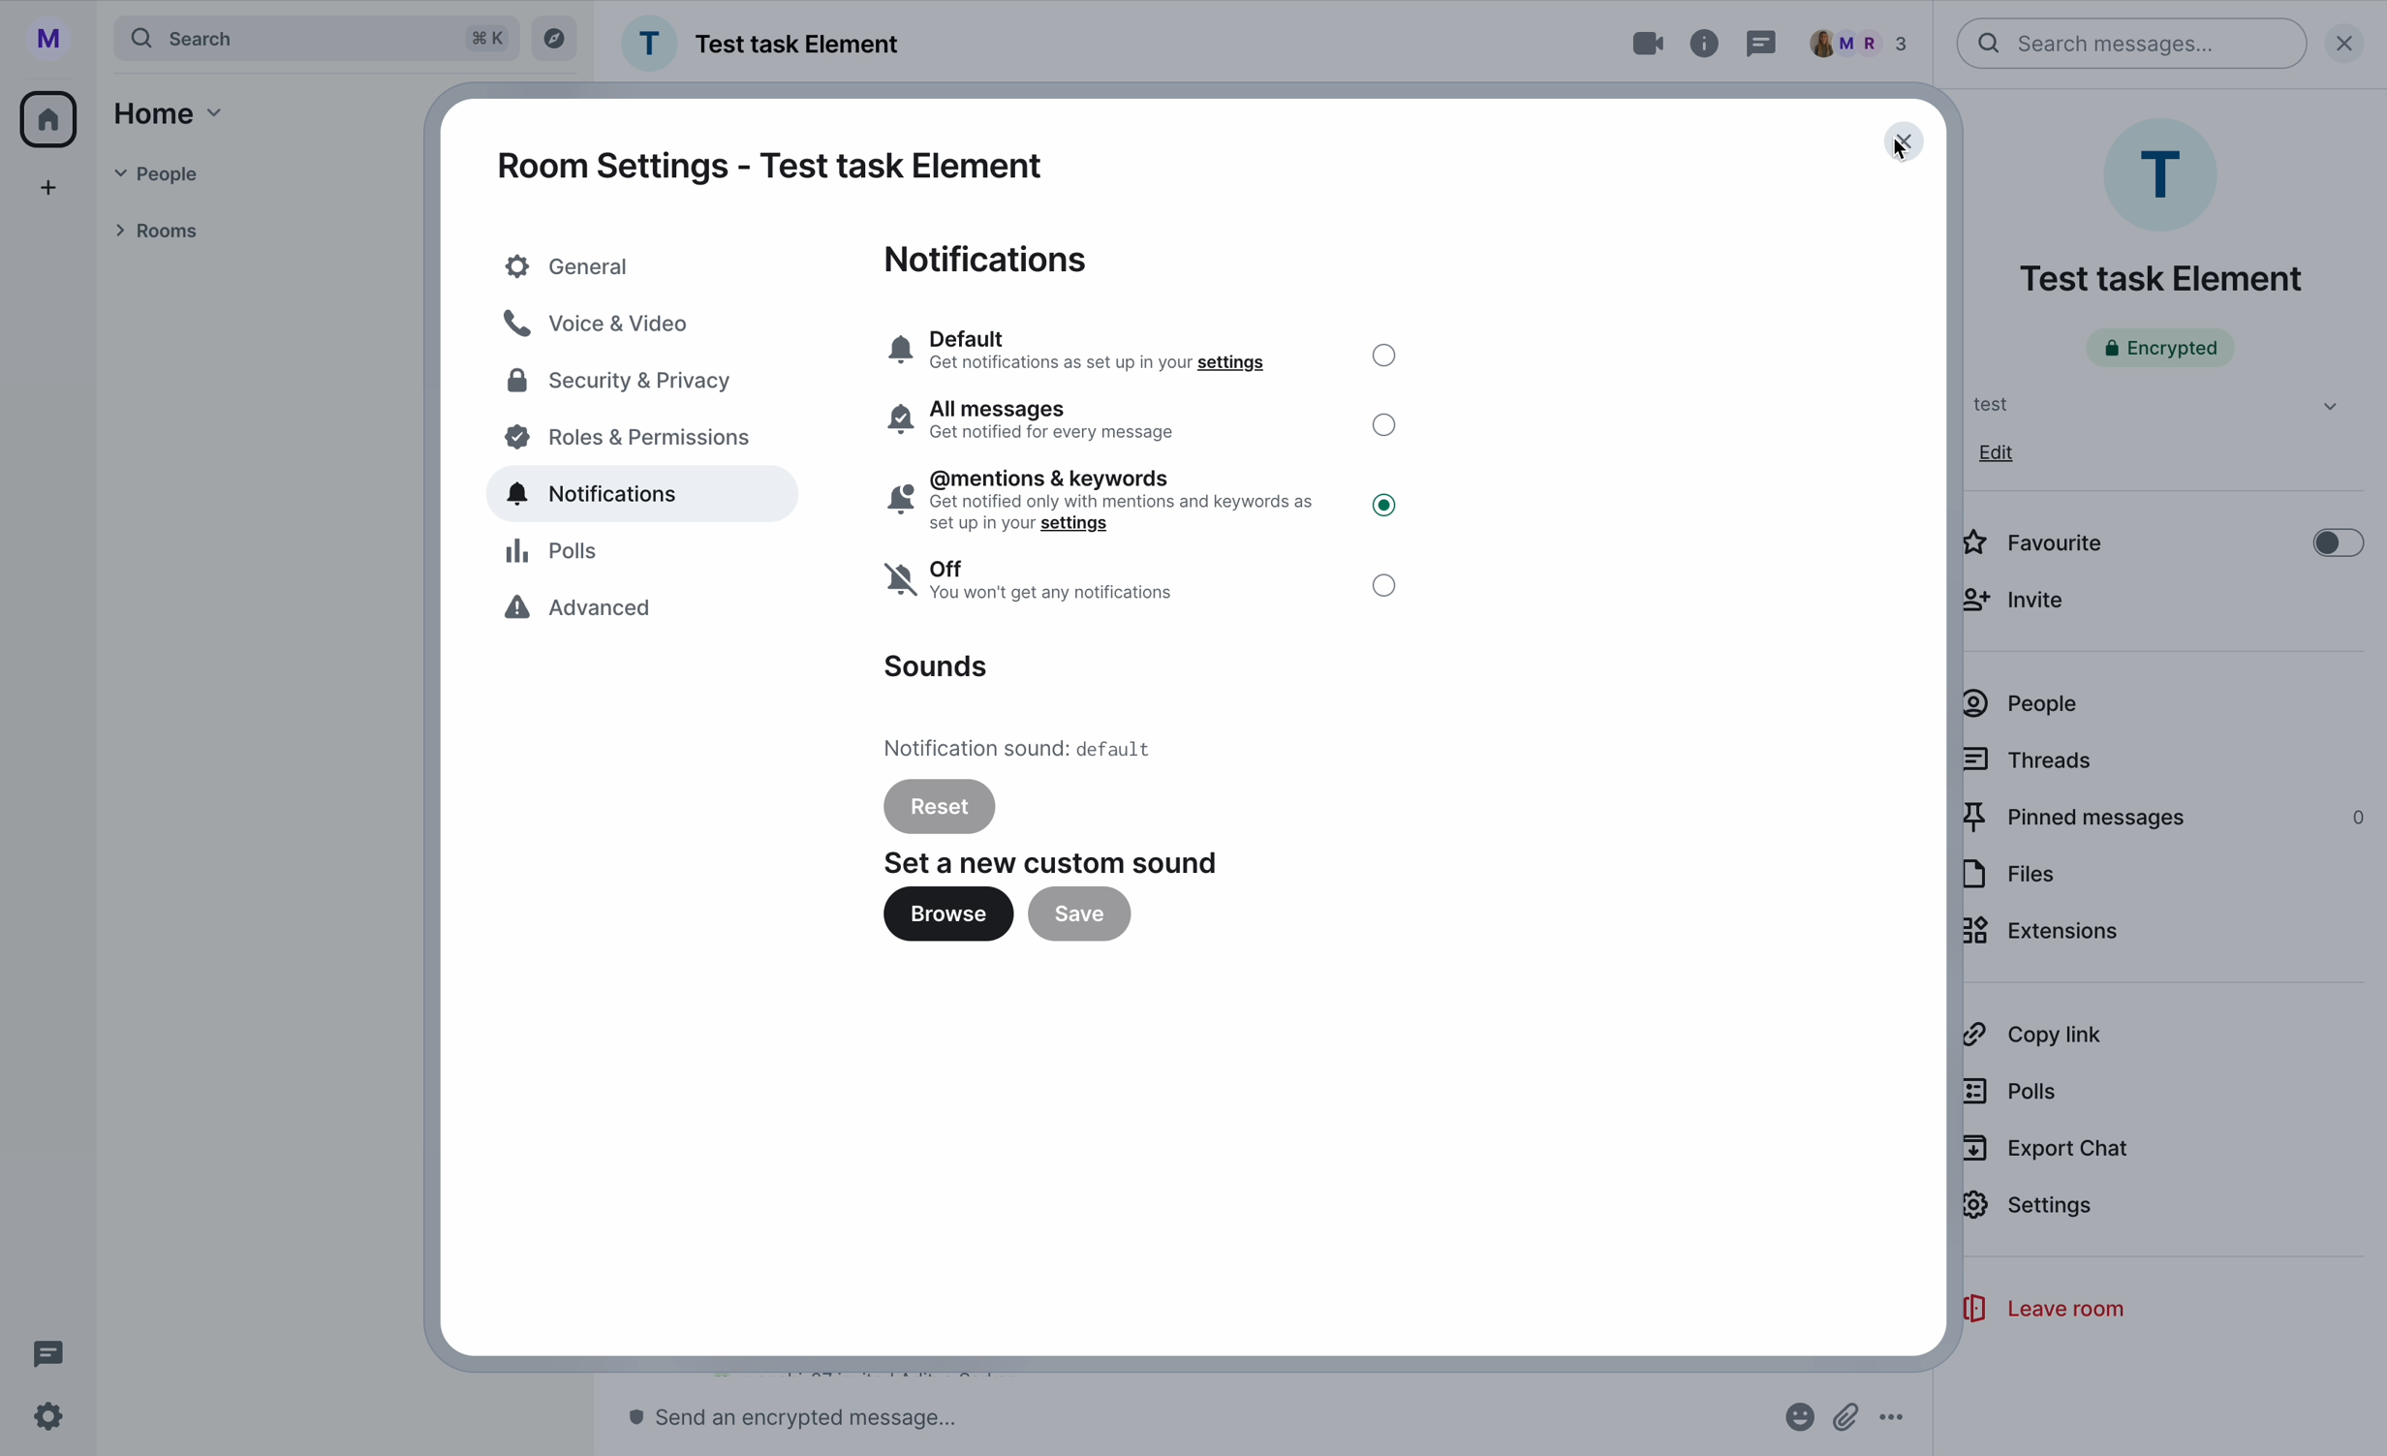 This screenshot has height=1456, width=2387. Describe the element at coordinates (631, 441) in the screenshot. I see `poles and permissions` at that location.